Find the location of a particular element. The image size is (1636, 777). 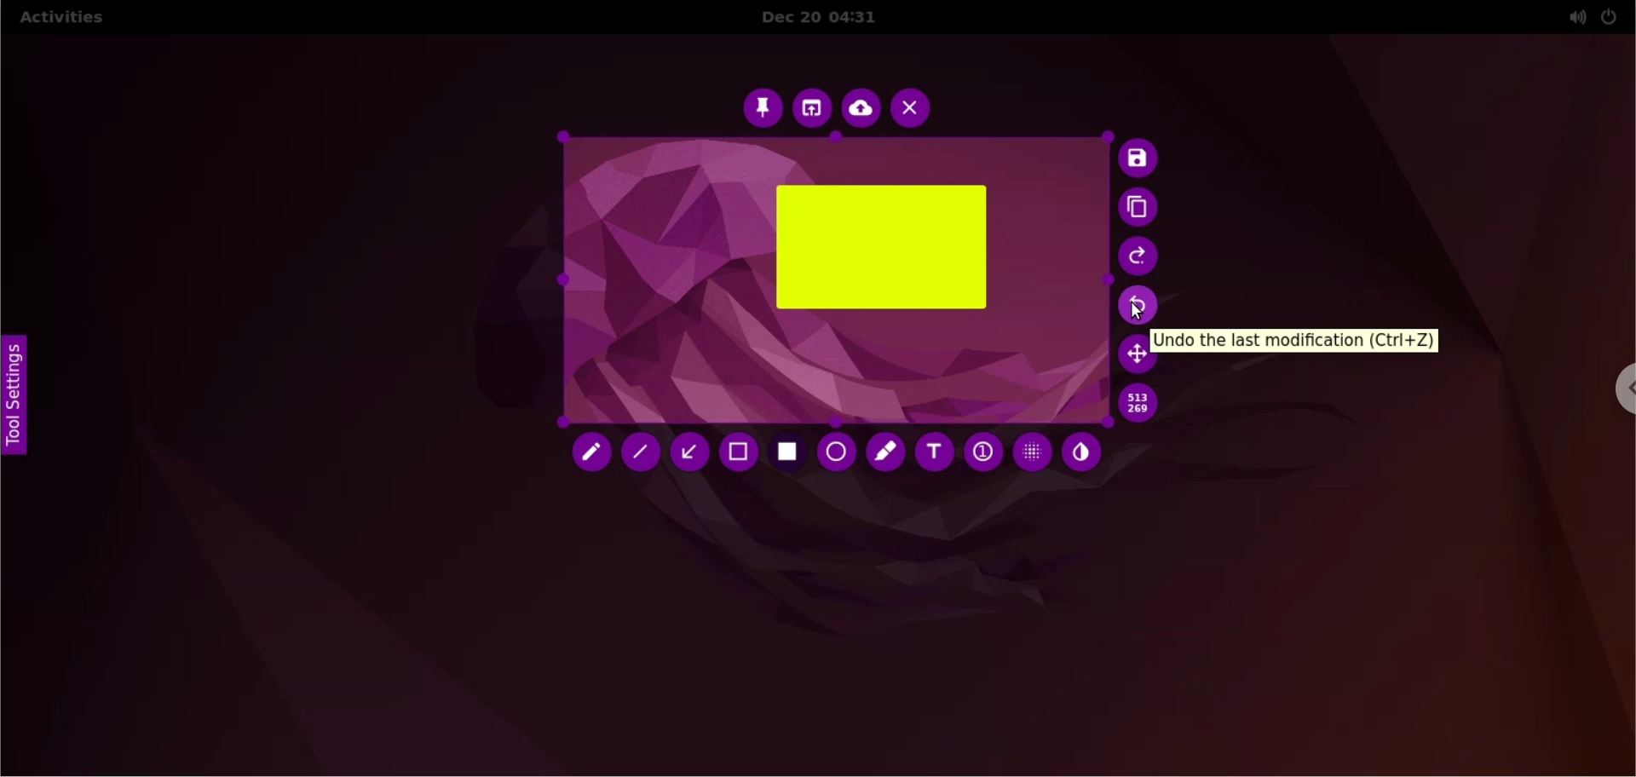

selection tool is located at coordinates (738, 455).